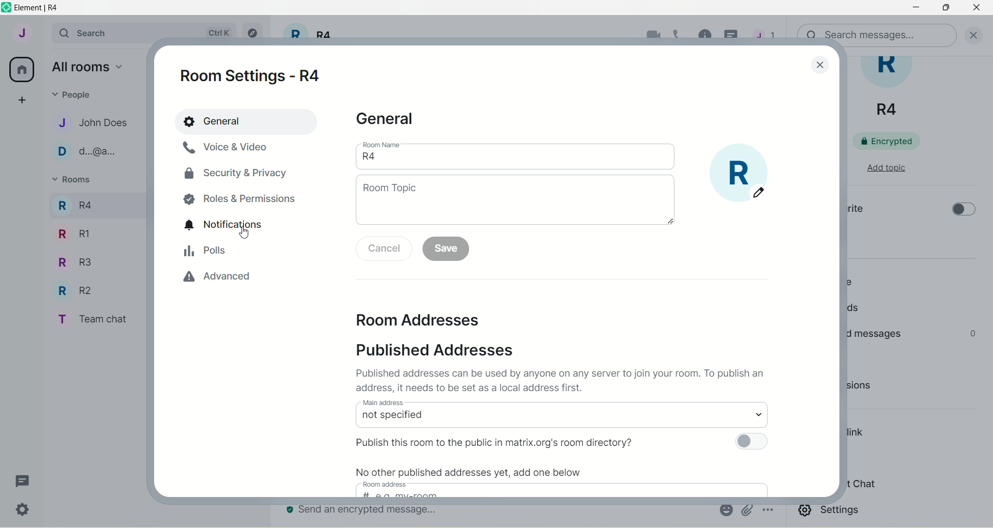 The height and width of the screenshot is (528, 993). I want to click on No other published. addresses yet, add one below, so click(523, 481).